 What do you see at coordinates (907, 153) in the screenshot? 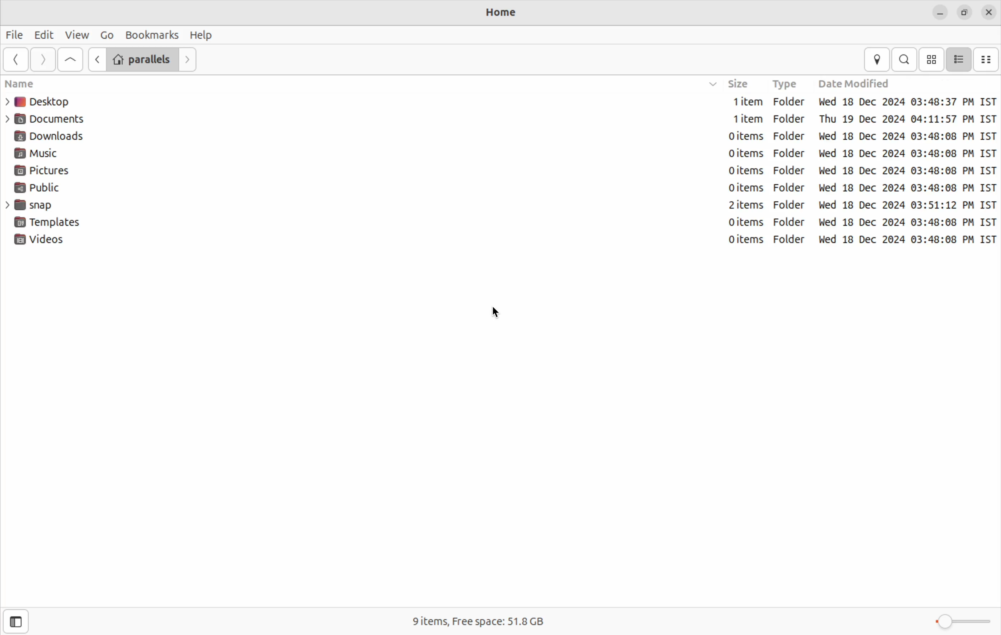
I see `Wed 18 Dec 2024 03:48:08 PM IST` at bounding box center [907, 153].